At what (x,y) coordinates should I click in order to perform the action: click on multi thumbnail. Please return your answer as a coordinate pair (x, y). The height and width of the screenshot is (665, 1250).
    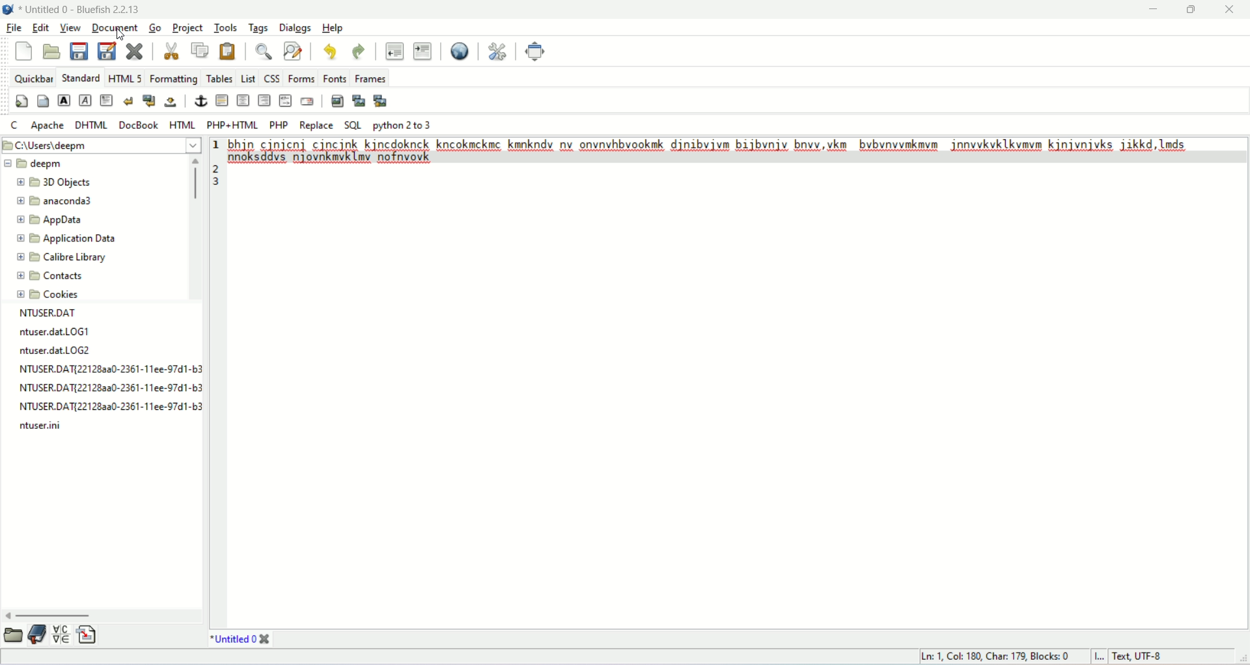
    Looking at the image, I should click on (383, 100).